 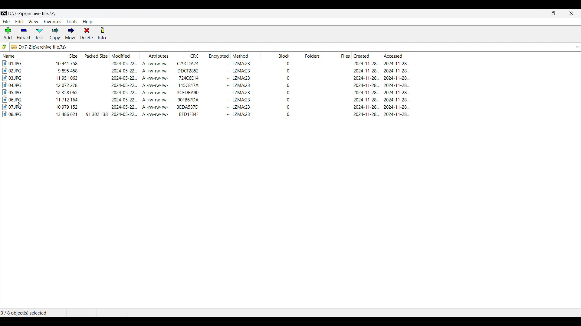 I want to click on block start, so click(x=287, y=114).